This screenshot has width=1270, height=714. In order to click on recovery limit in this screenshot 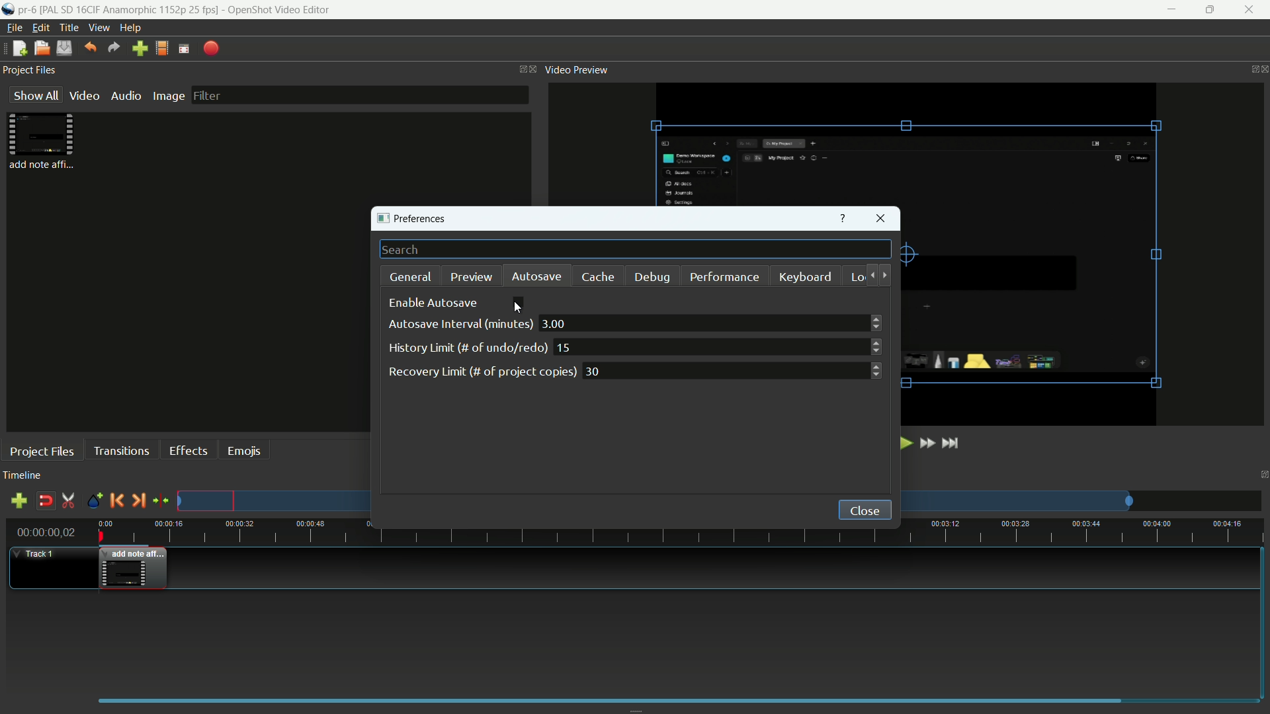, I will do `click(482, 372)`.